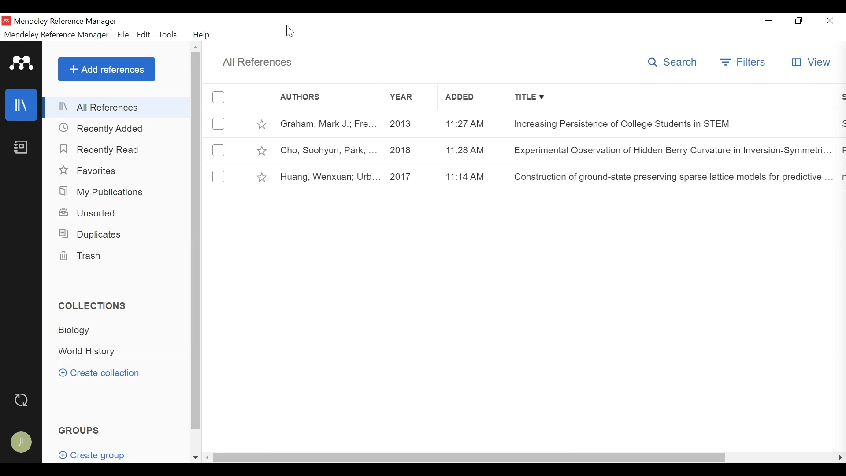 The width and height of the screenshot is (846, 476). What do you see at coordinates (82, 256) in the screenshot?
I see `Trash` at bounding box center [82, 256].